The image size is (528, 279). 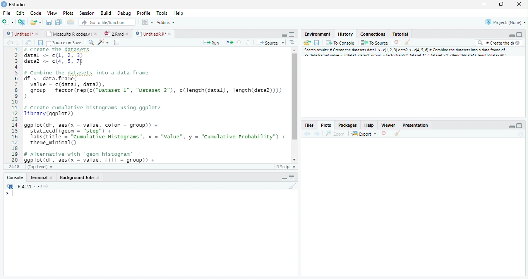 I want to click on Maximize, so click(x=519, y=35).